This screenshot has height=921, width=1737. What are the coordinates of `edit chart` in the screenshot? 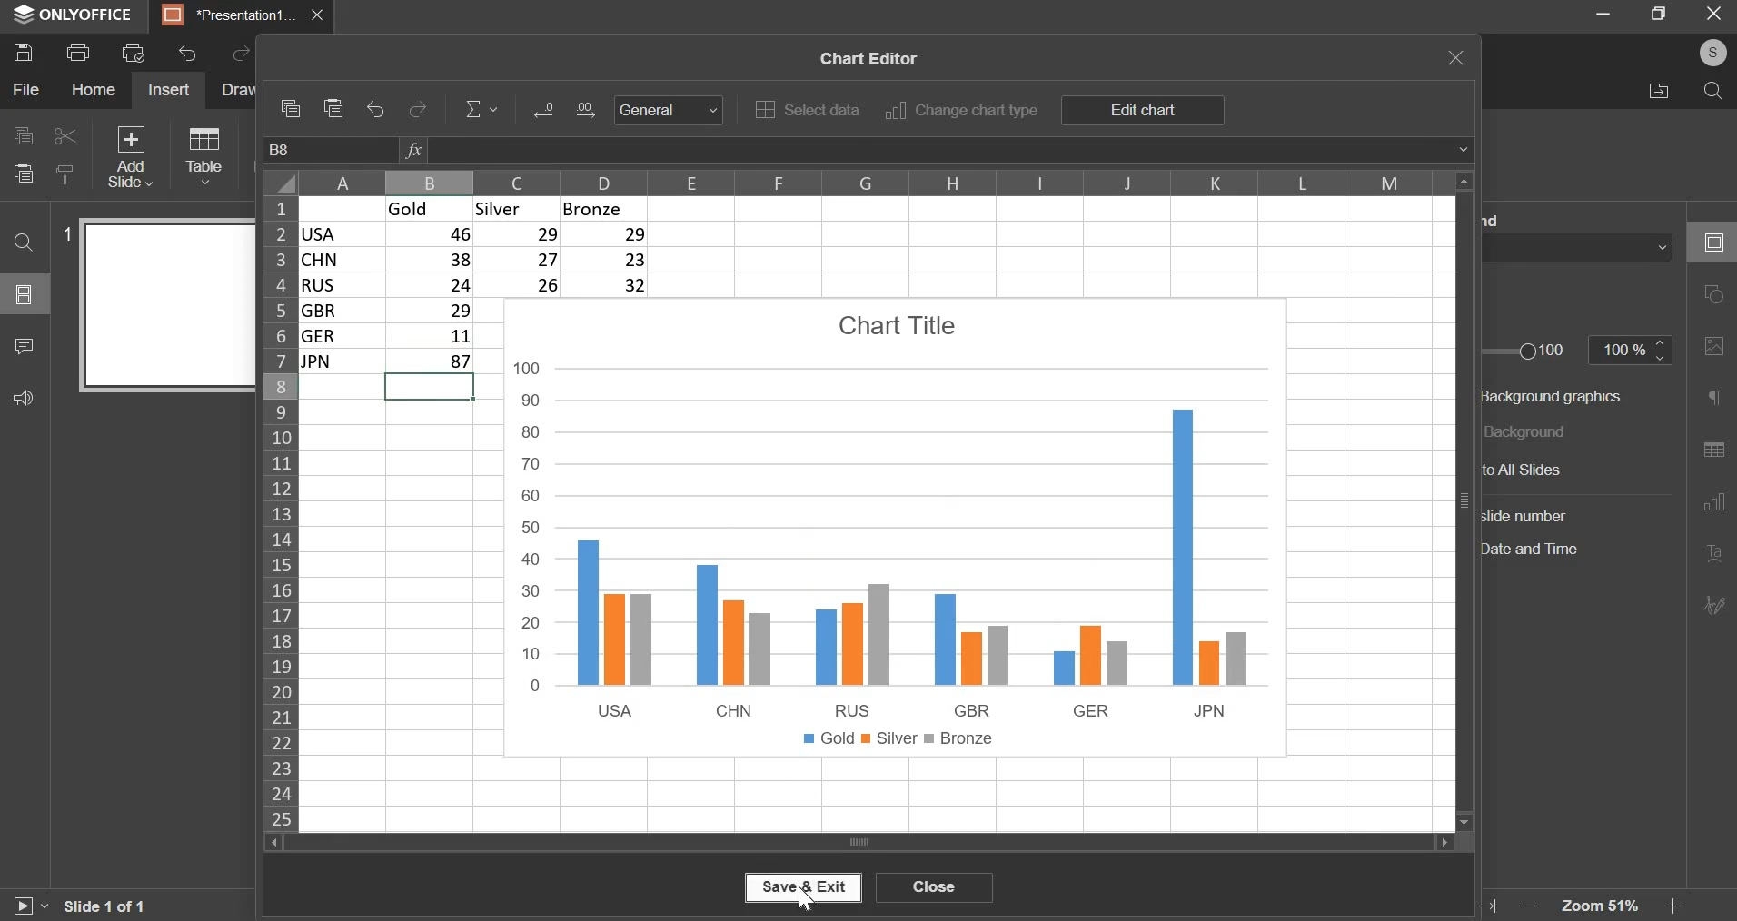 It's located at (1141, 111).